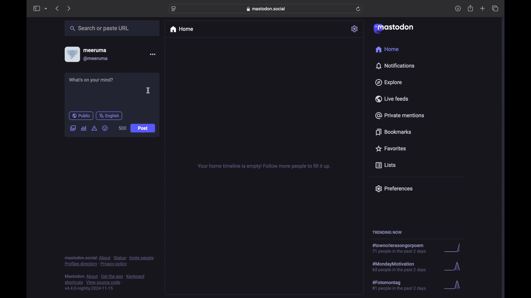  Describe the element at coordinates (394, 29) in the screenshot. I see `mastodon` at that location.